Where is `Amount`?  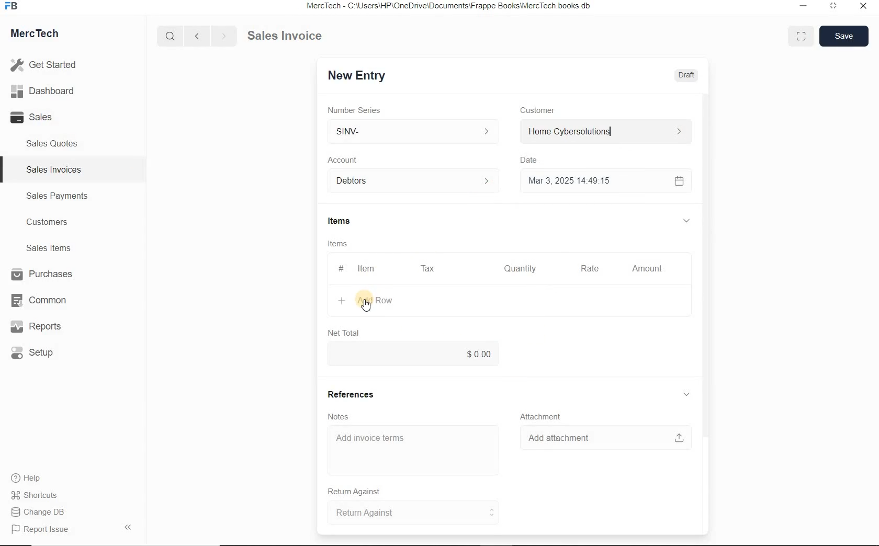
Amount is located at coordinates (647, 269).